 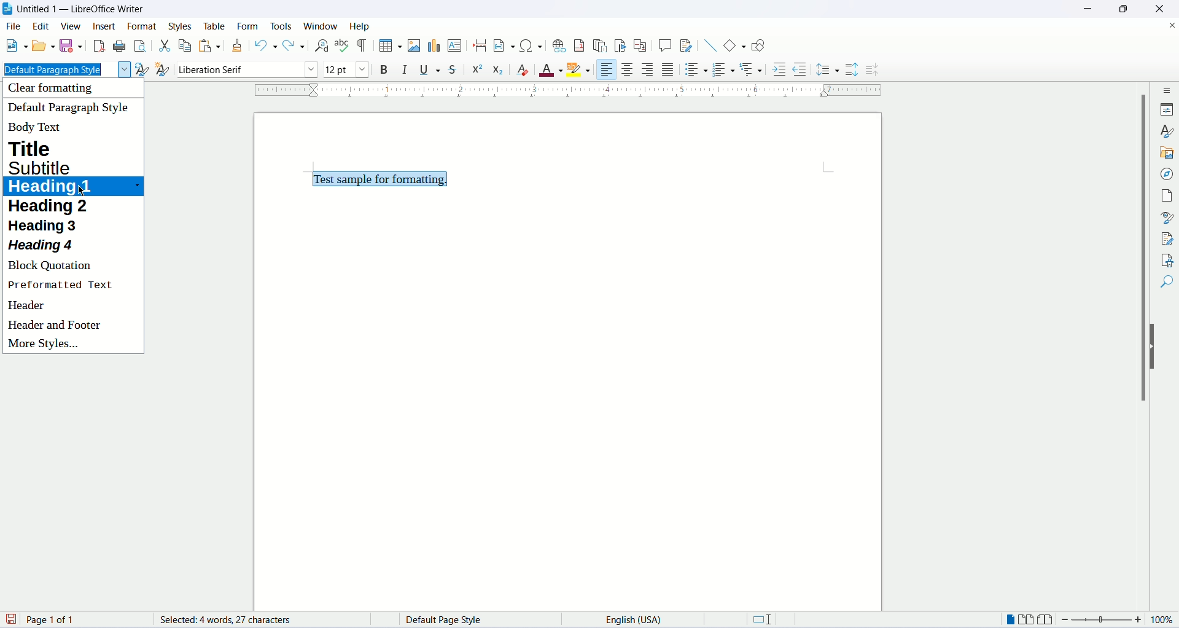 I want to click on print, so click(x=119, y=45).